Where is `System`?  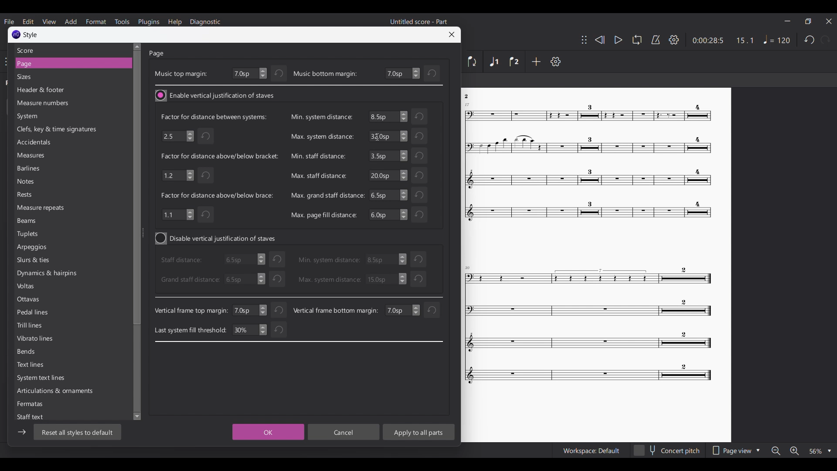
System is located at coordinates (57, 116).